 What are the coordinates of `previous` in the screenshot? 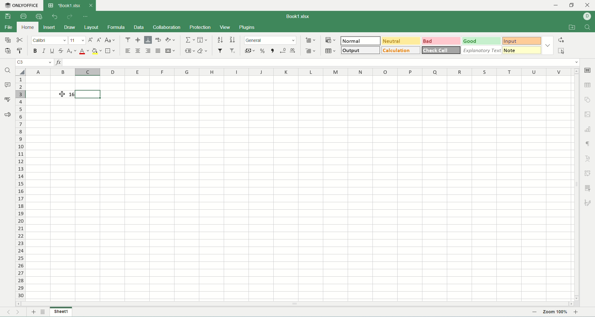 It's located at (8, 312).